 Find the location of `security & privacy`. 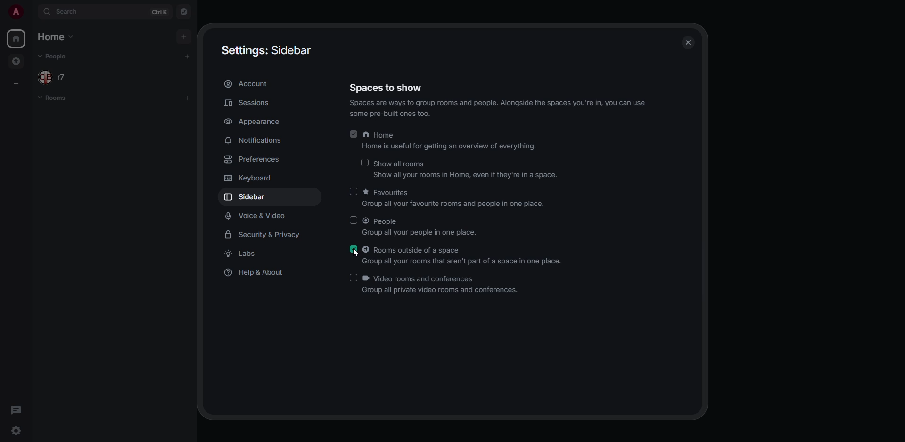

security & privacy is located at coordinates (266, 236).